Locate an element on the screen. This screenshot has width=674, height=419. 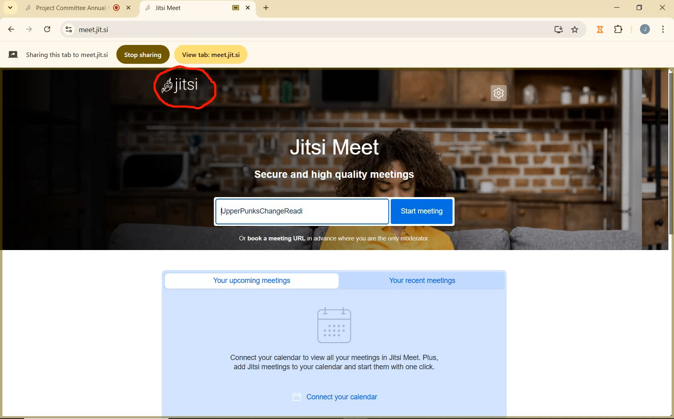
settings is located at coordinates (67, 29).